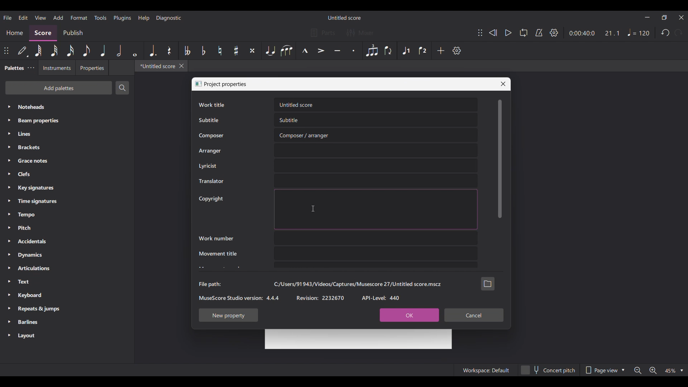 This screenshot has width=688, height=387. I want to click on Zoom out, so click(637, 371).